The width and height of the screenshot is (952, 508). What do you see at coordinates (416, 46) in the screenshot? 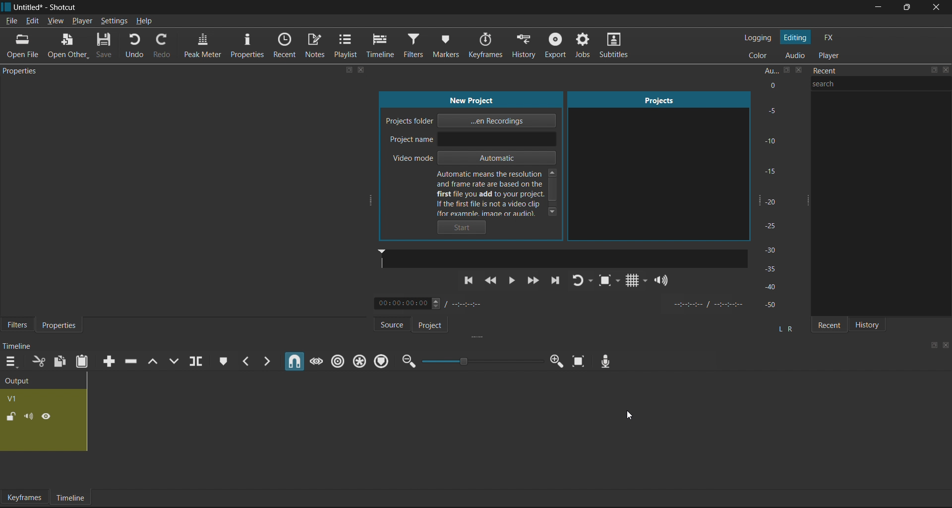
I see `Filters` at bounding box center [416, 46].